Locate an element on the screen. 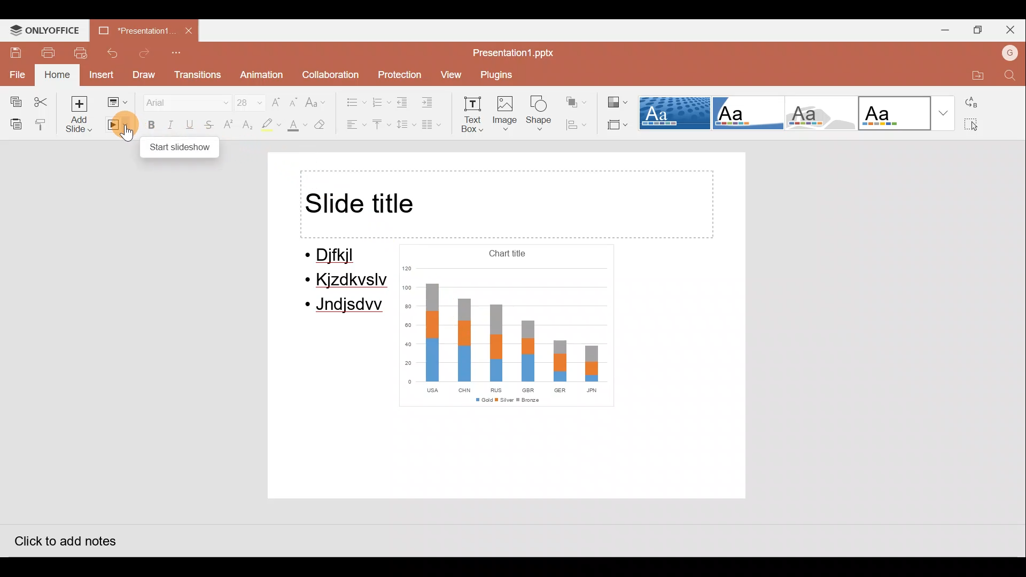  Close is located at coordinates (1010, 28).